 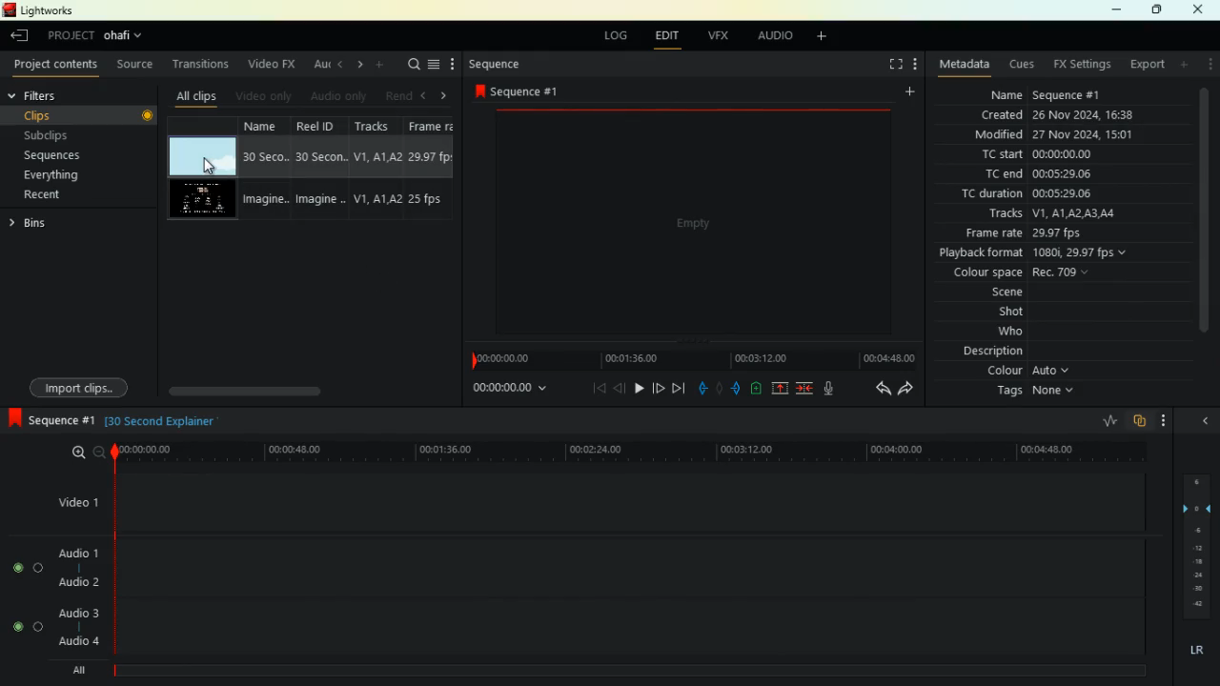 What do you see at coordinates (79, 554) in the screenshot?
I see `audio1` at bounding box center [79, 554].